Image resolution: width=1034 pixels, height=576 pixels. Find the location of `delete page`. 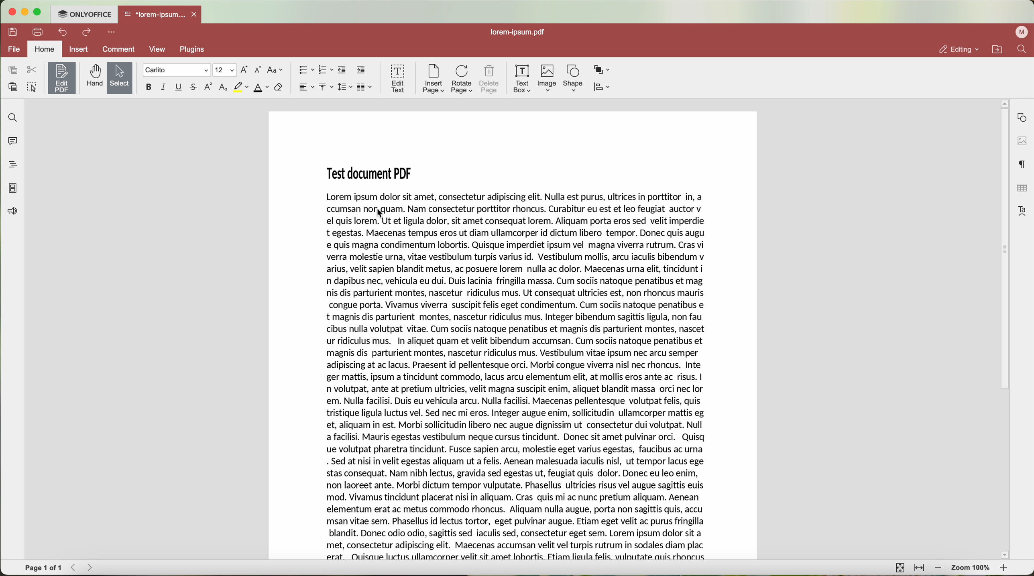

delete page is located at coordinates (490, 80).